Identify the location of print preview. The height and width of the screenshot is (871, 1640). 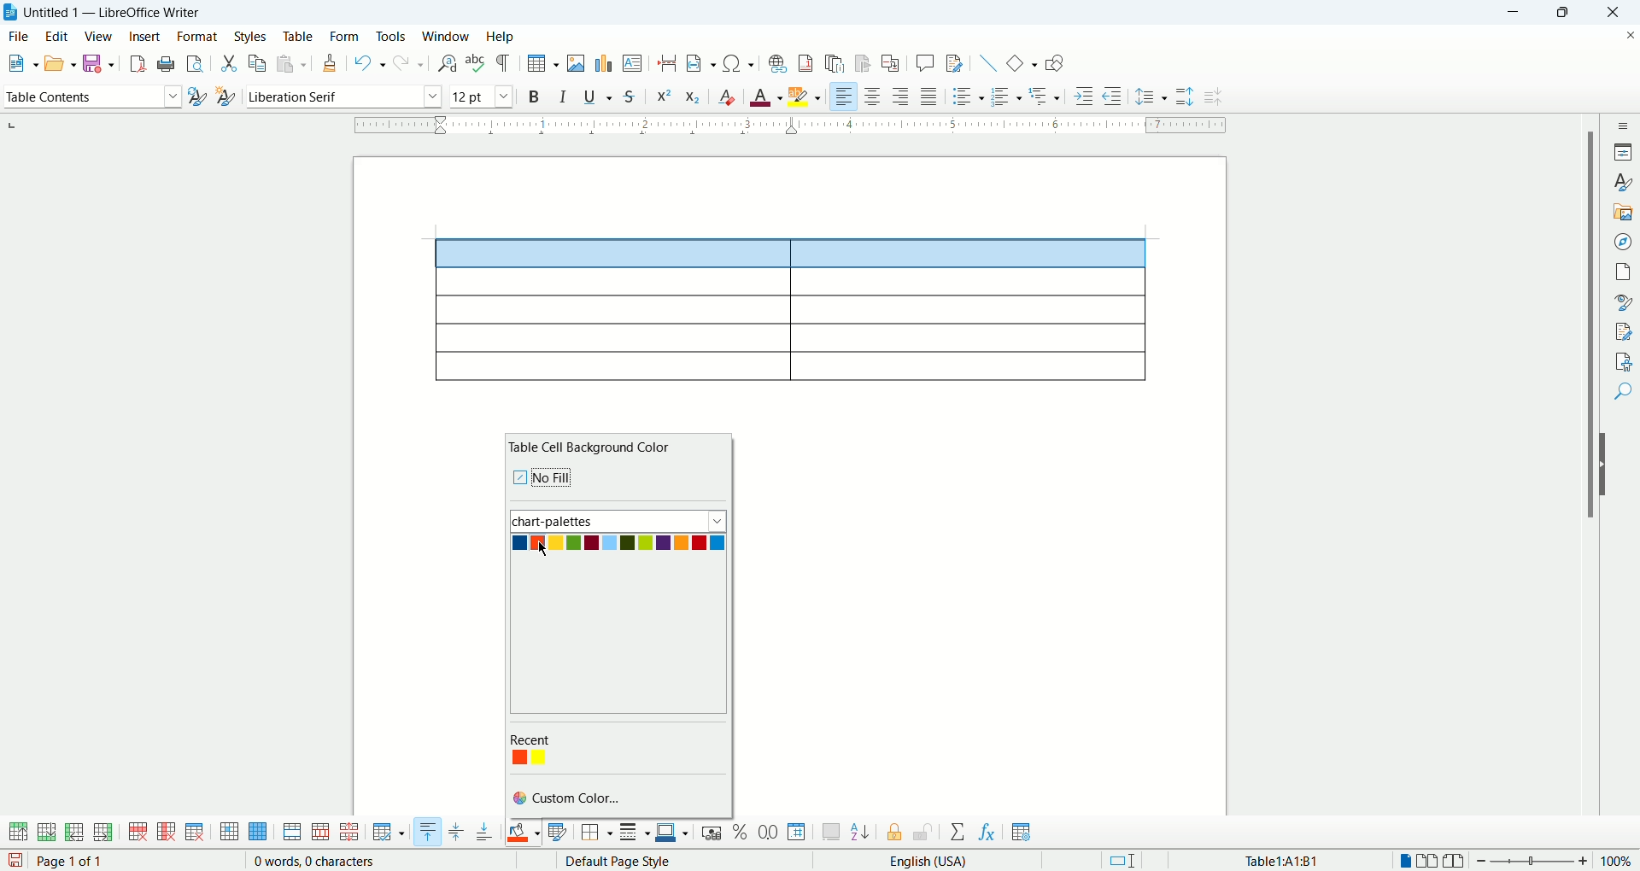
(197, 61).